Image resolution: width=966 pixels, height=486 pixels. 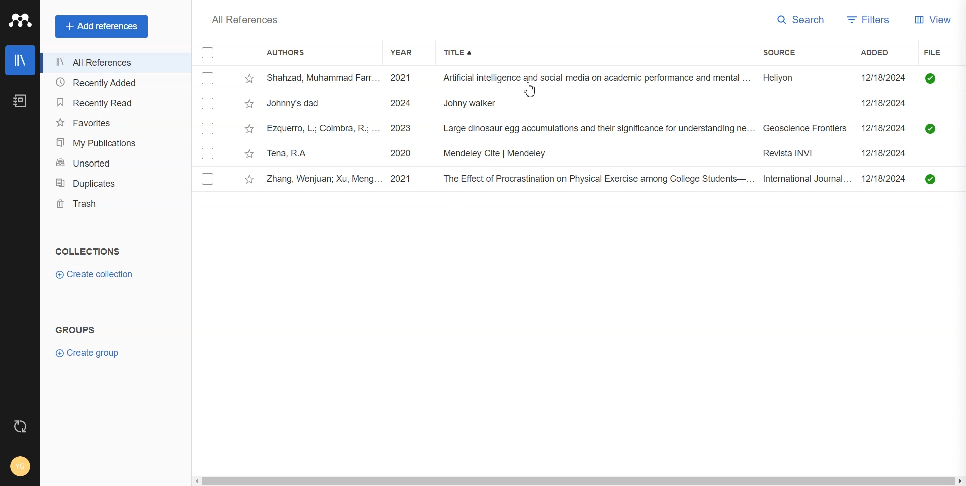 What do you see at coordinates (935, 20) in the screenshot?
I see `View` at bounding box center [935, 20].